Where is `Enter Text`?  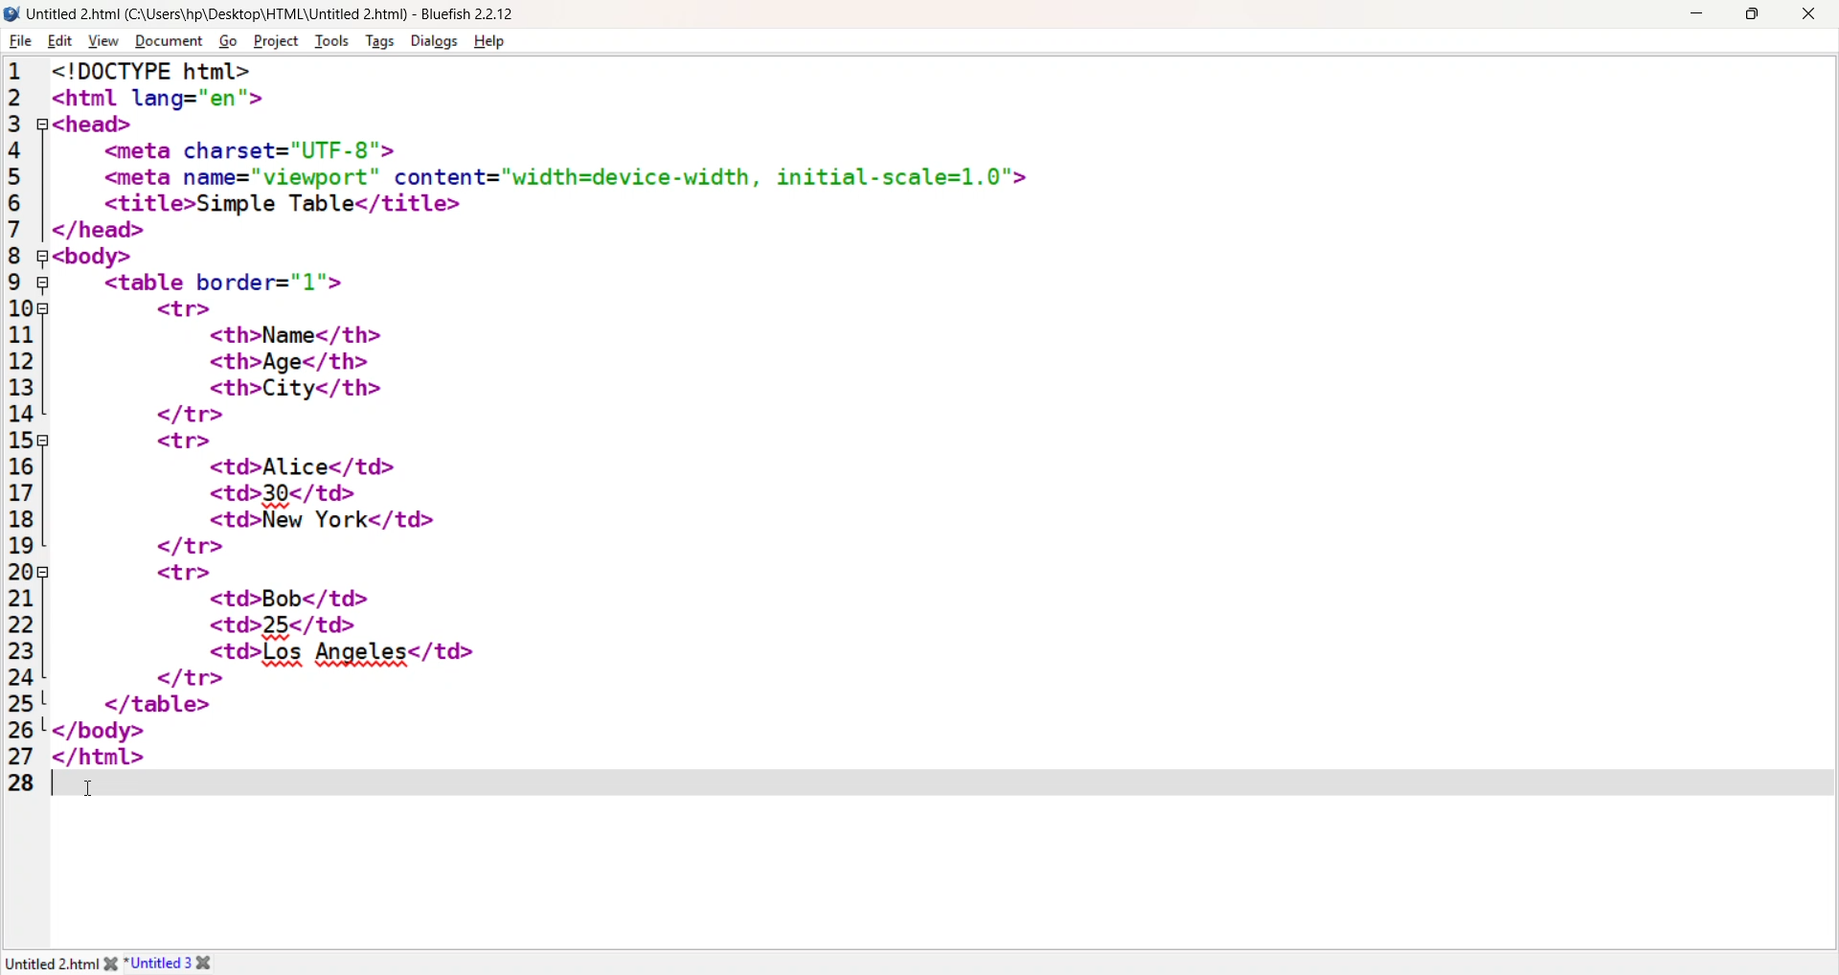
Enter Text is located at coordinates (936, 783).